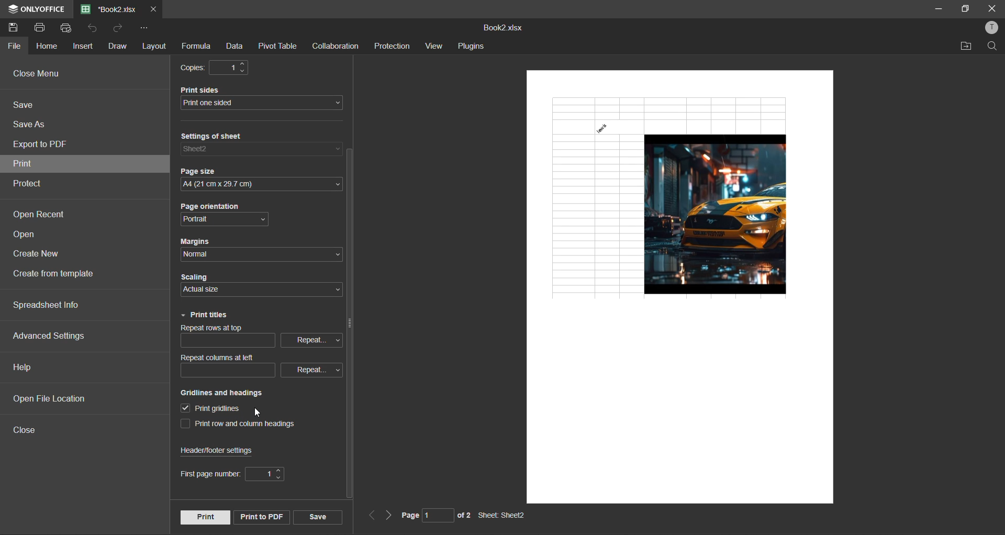 This screenshot has height=535, width=1005. What do you see at coordinates (260, 517) in the screenshot?
I see `print to pdf` at bounding box center [260, 517].